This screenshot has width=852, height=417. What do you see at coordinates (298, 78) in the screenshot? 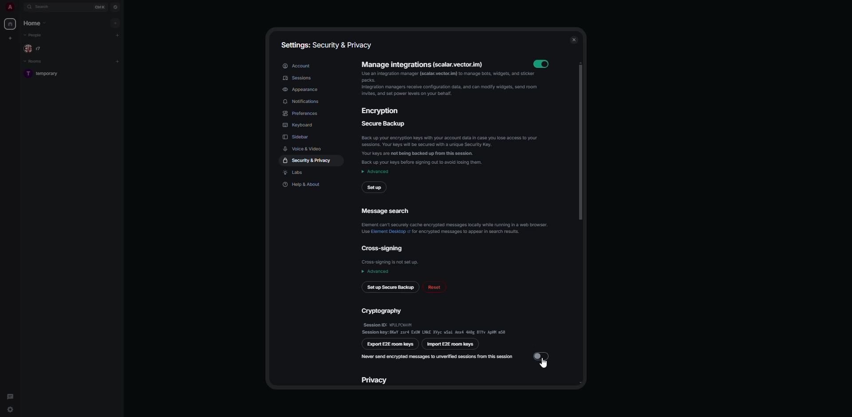
I see `sessions` at bounding box center [298, 78].